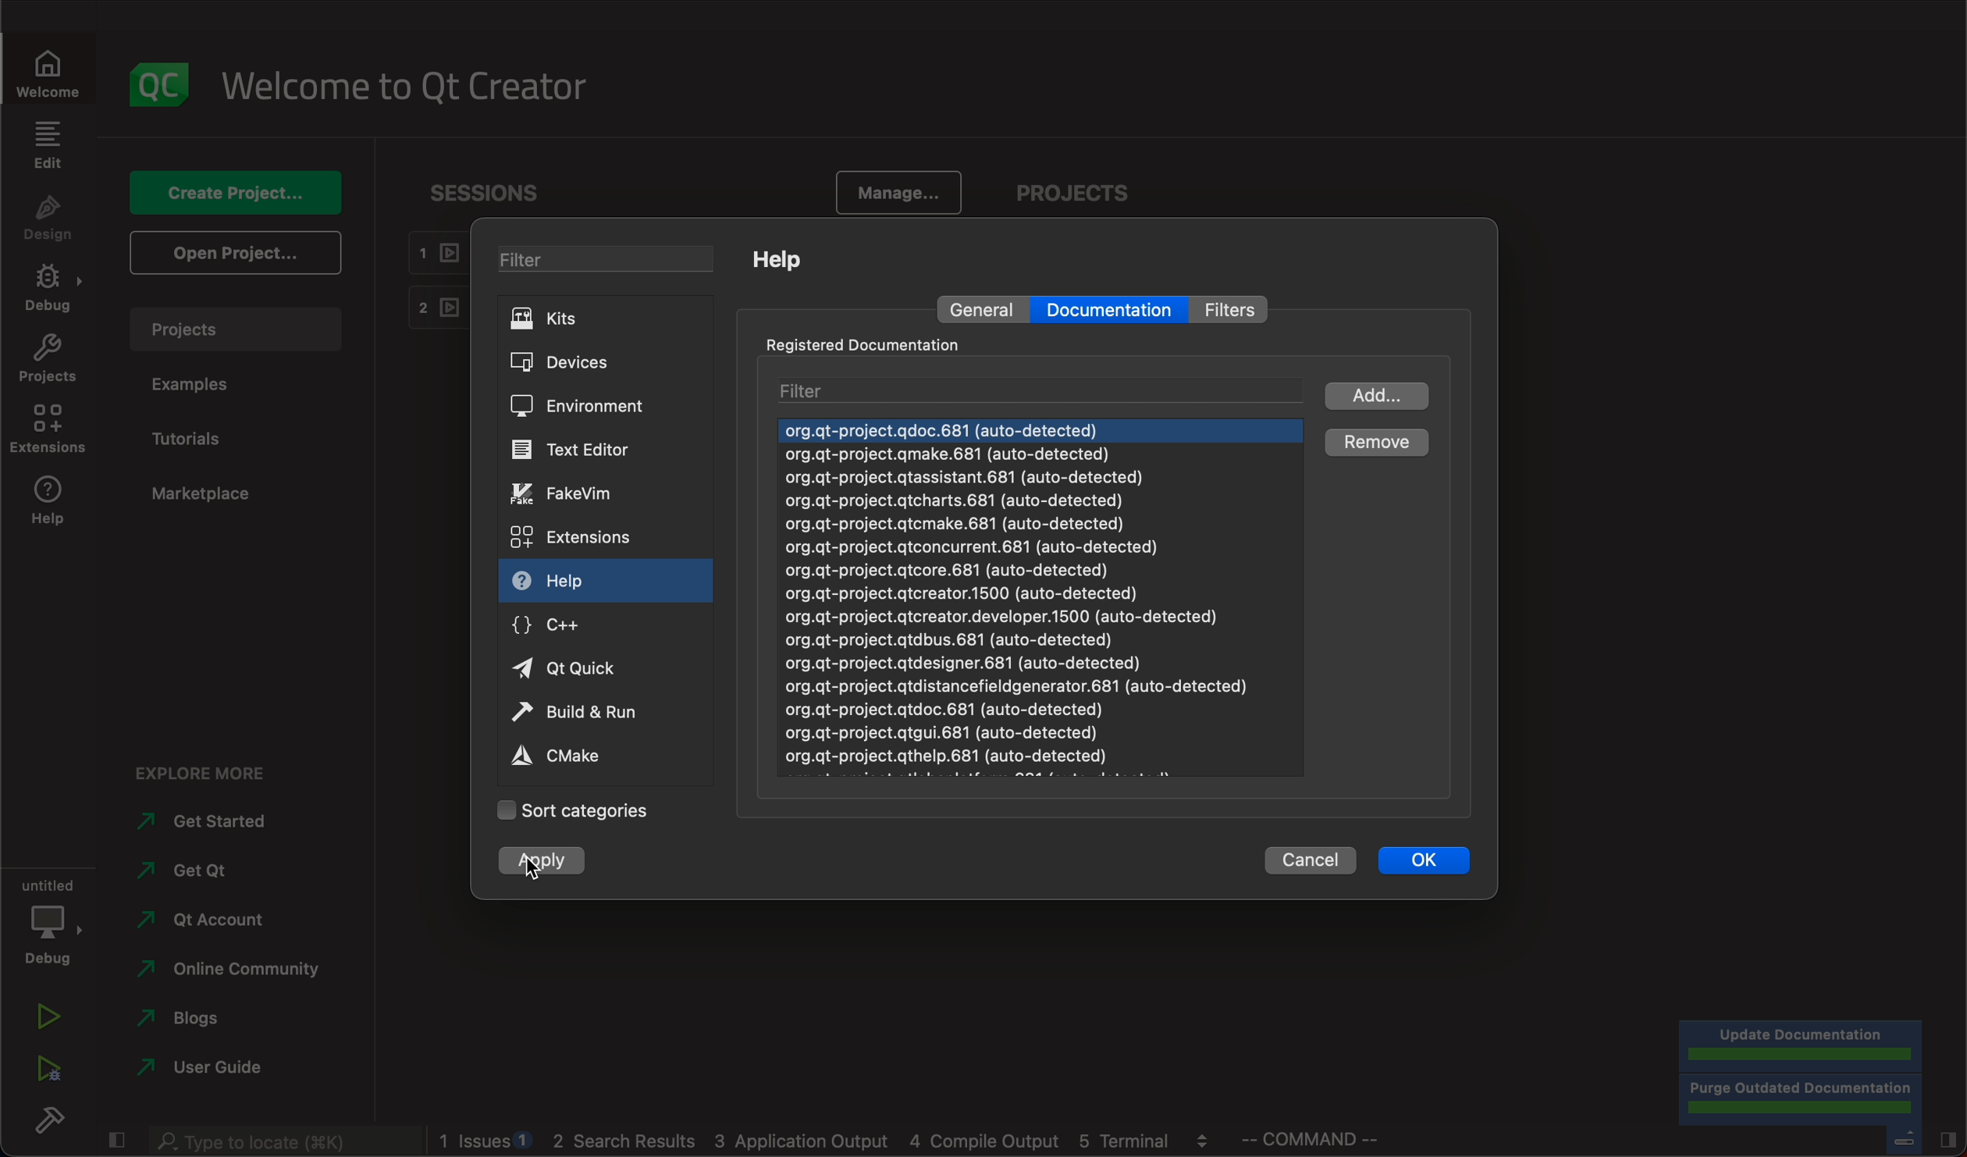 The image size is (1967, 1157). I want to click on sessions, so click(491, 194).